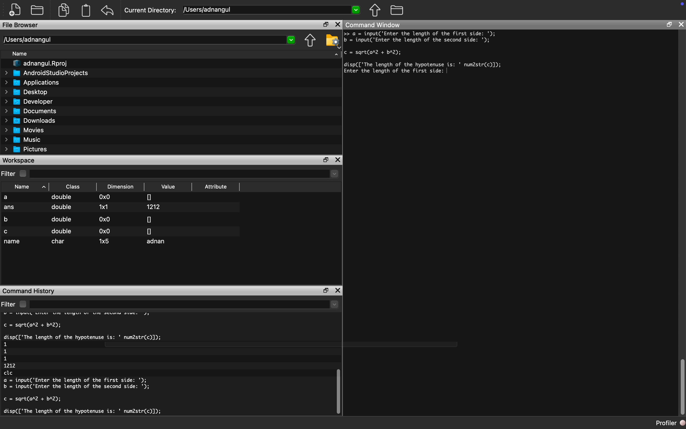 Image resolution: width=686 pixels, height=429 pixels. I want to click on profiler, so click(664, 423).